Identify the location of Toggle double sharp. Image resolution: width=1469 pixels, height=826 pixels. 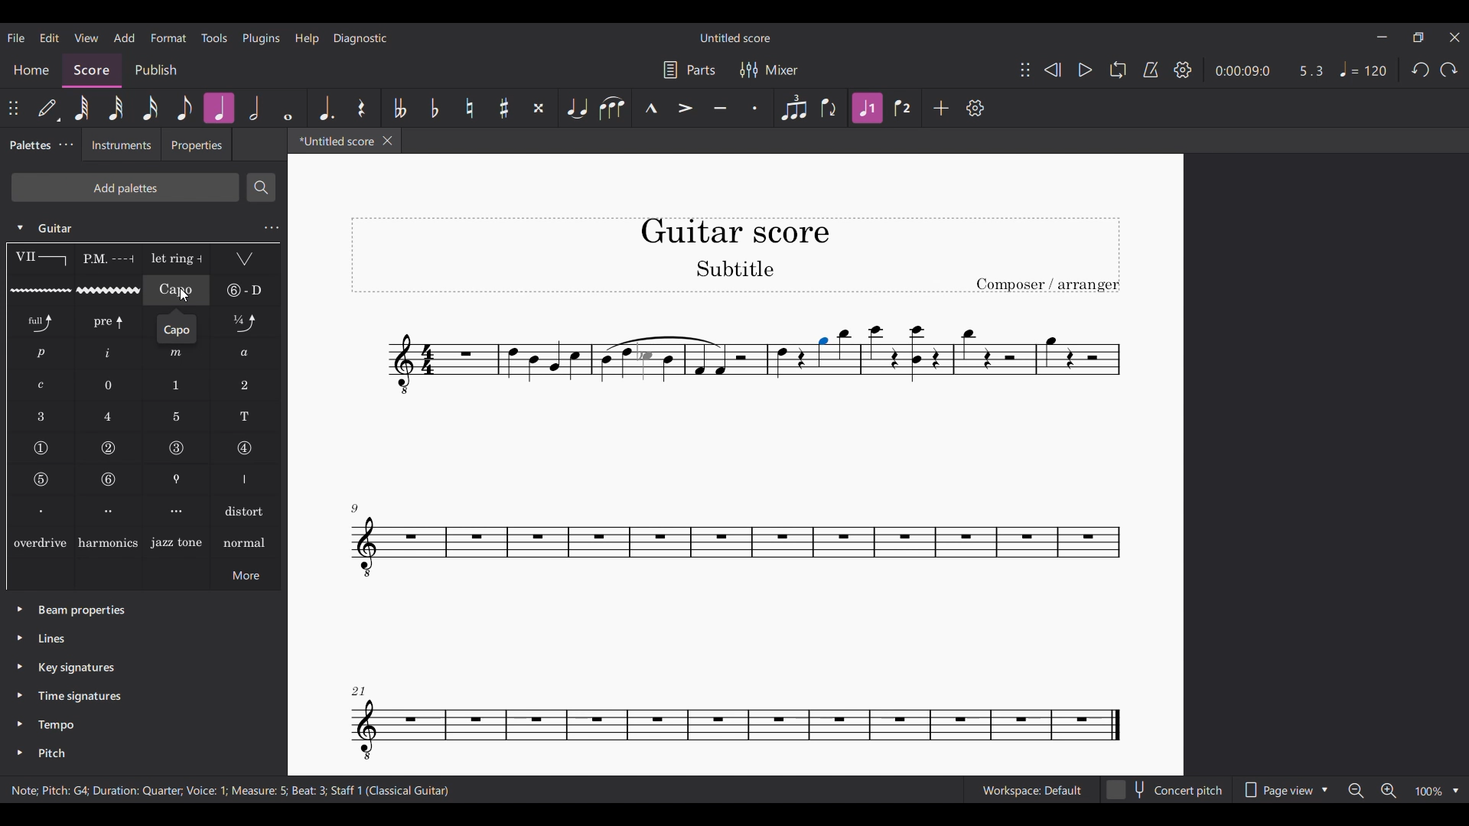
(539, 108).